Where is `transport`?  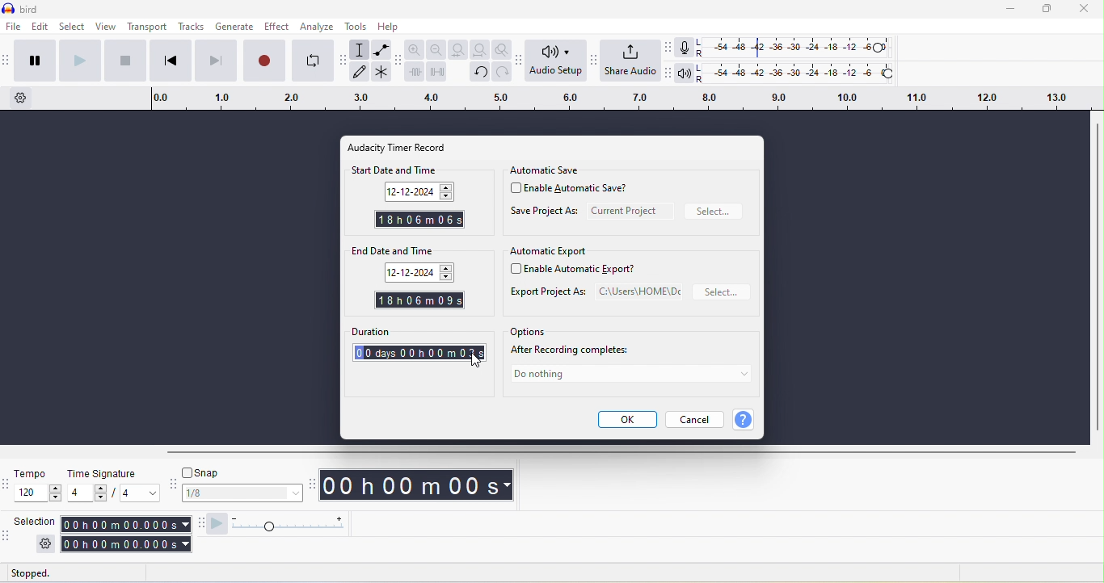 transport is located at coordinates (148, 27).